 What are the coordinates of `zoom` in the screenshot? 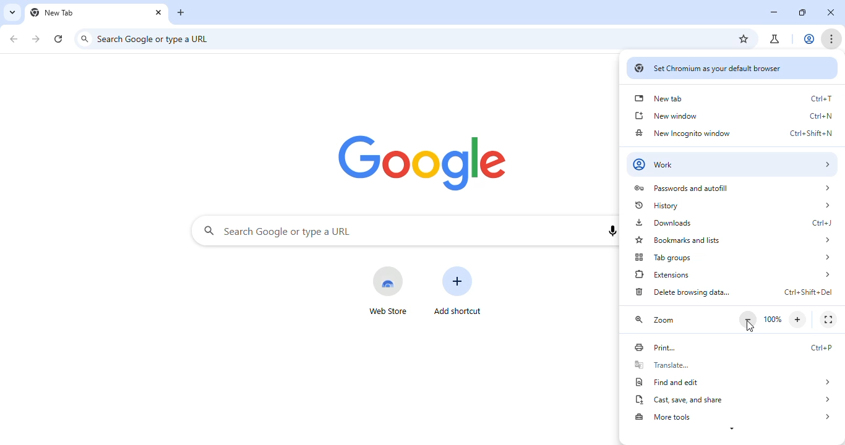 It's located at (723, 39).